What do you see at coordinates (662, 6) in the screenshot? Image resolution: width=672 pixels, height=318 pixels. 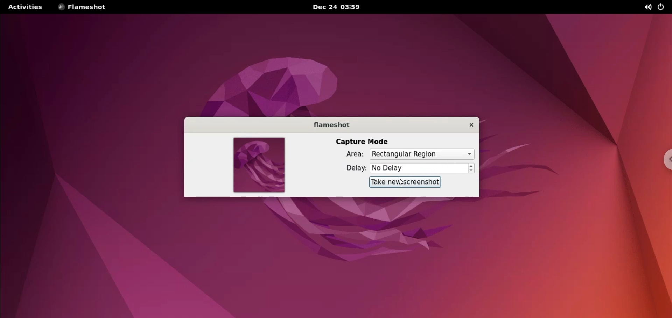 I see `power options ` at bounding box center [662, 6].